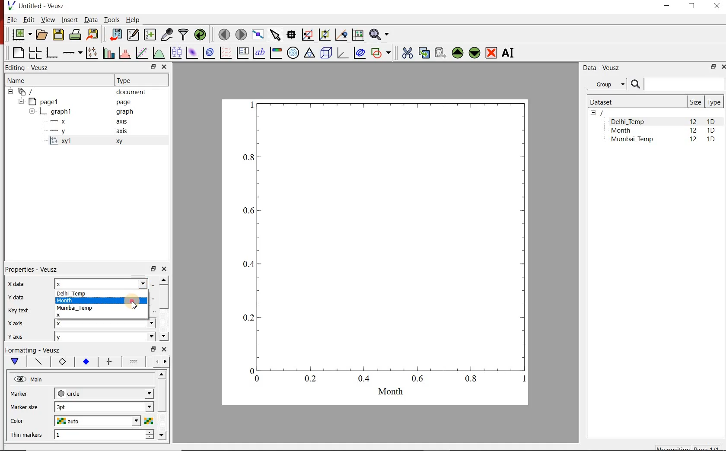 The width and height of the screenshot is (726, 451). Describe the element at coordinates (29, 379) in the screenshot. I see `Main` at that location.